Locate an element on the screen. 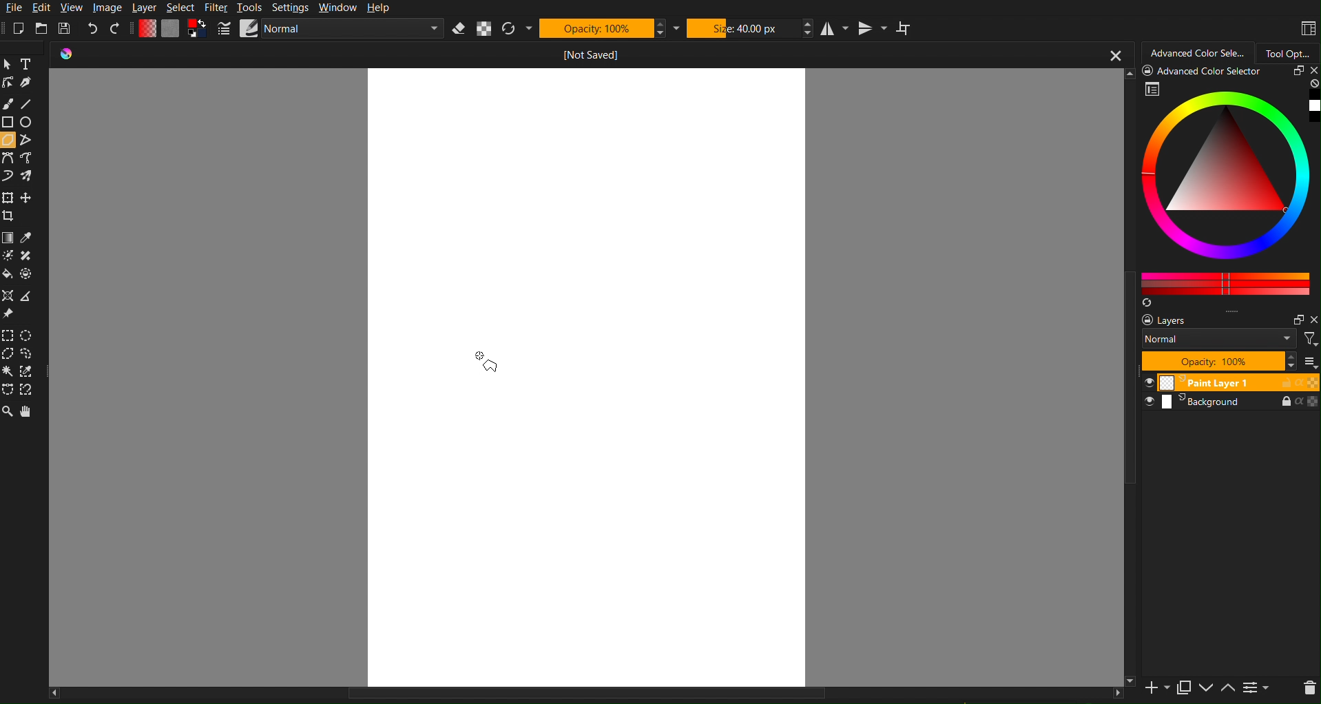 This screenshot has width=1321, height=704. Workspaces is located at coordinates (1307, 28).